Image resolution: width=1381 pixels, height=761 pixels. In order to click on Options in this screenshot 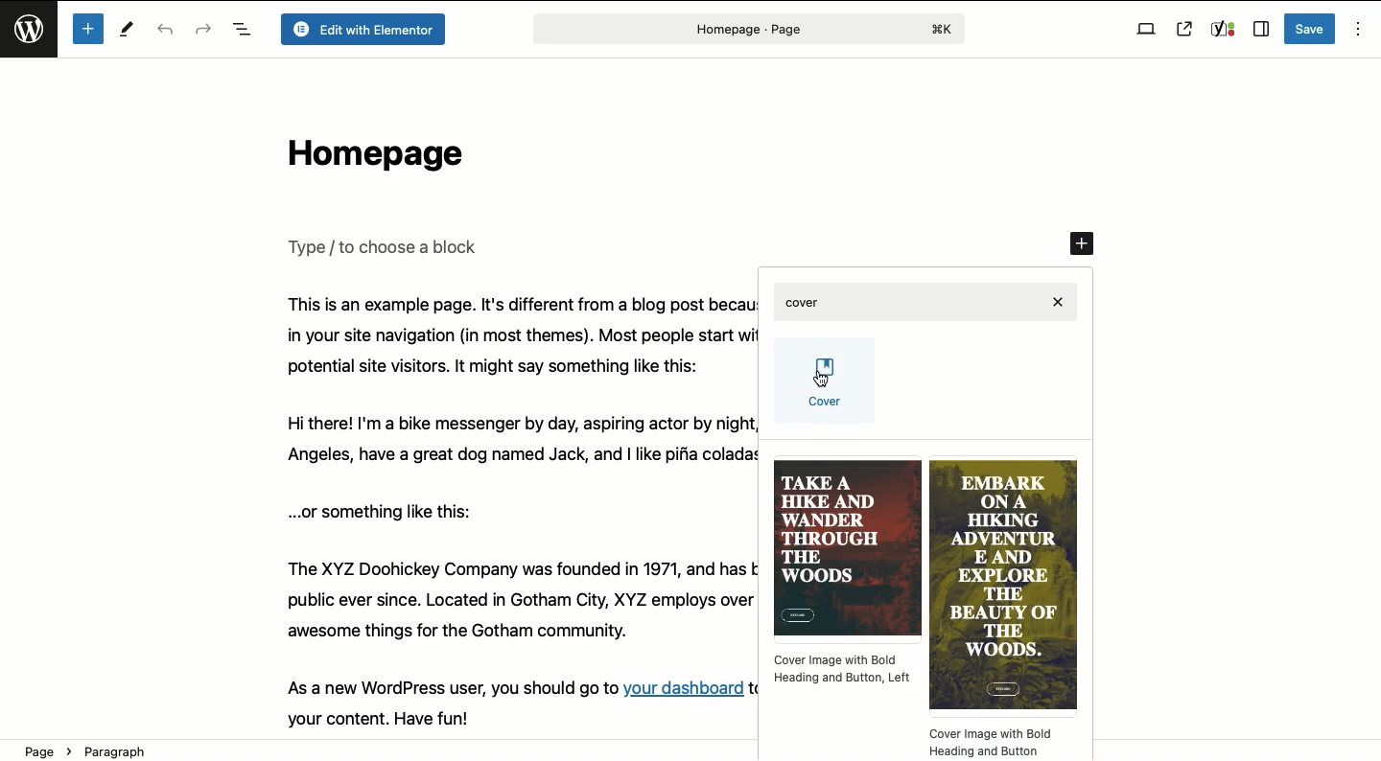, I will do `click(1356, 30)`.